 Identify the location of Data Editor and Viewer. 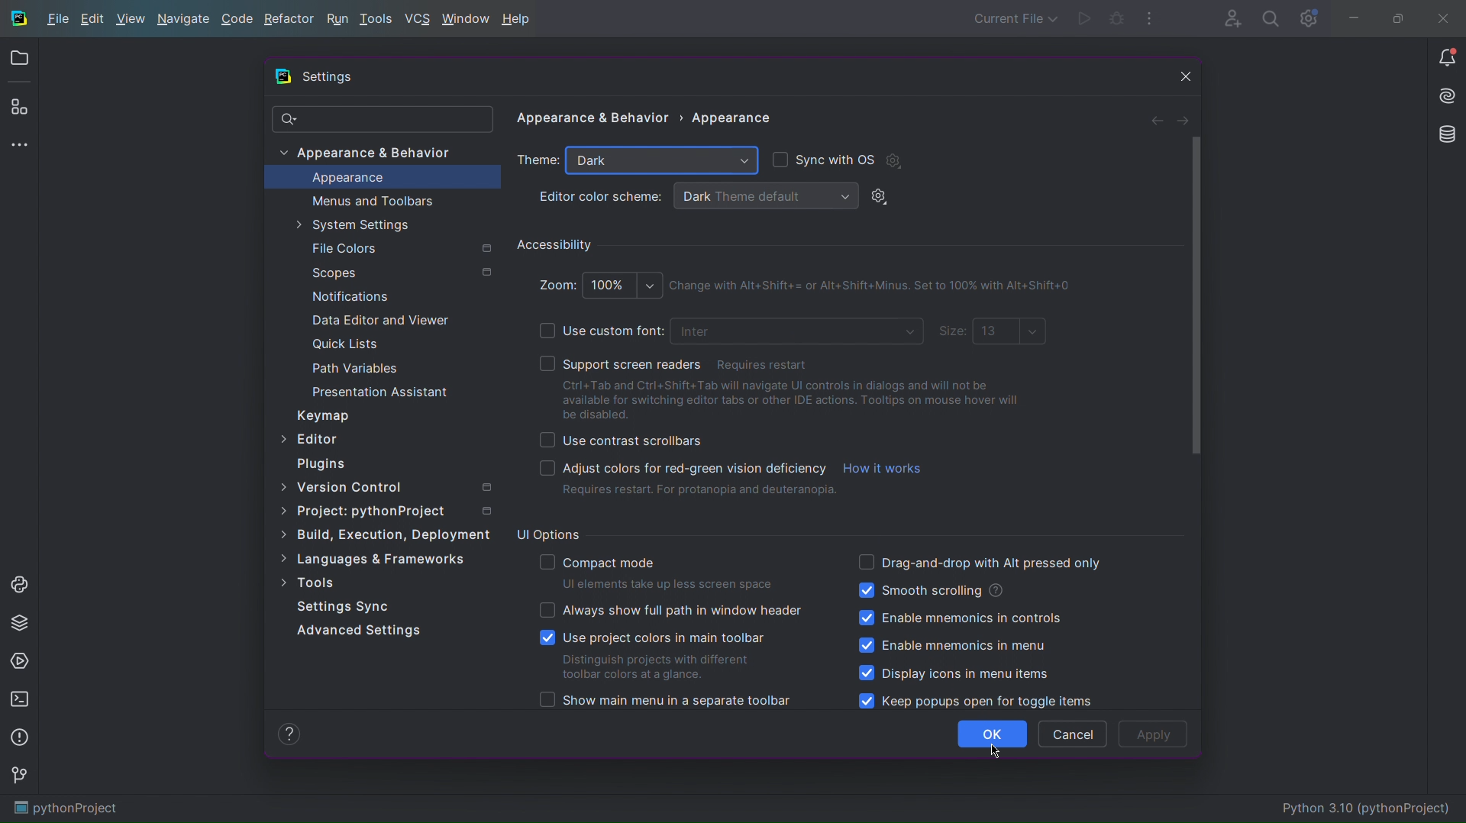
(379, 320).